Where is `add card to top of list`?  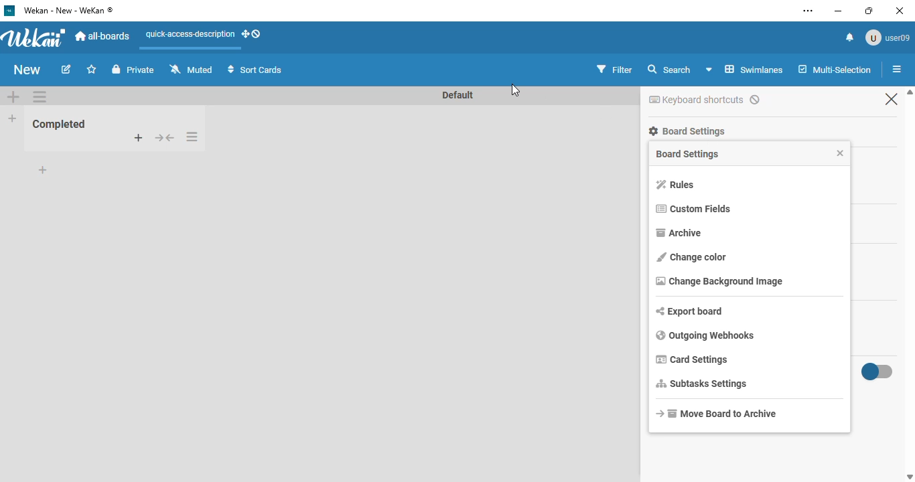 add card to top of list is located at coordinates (139, 138).